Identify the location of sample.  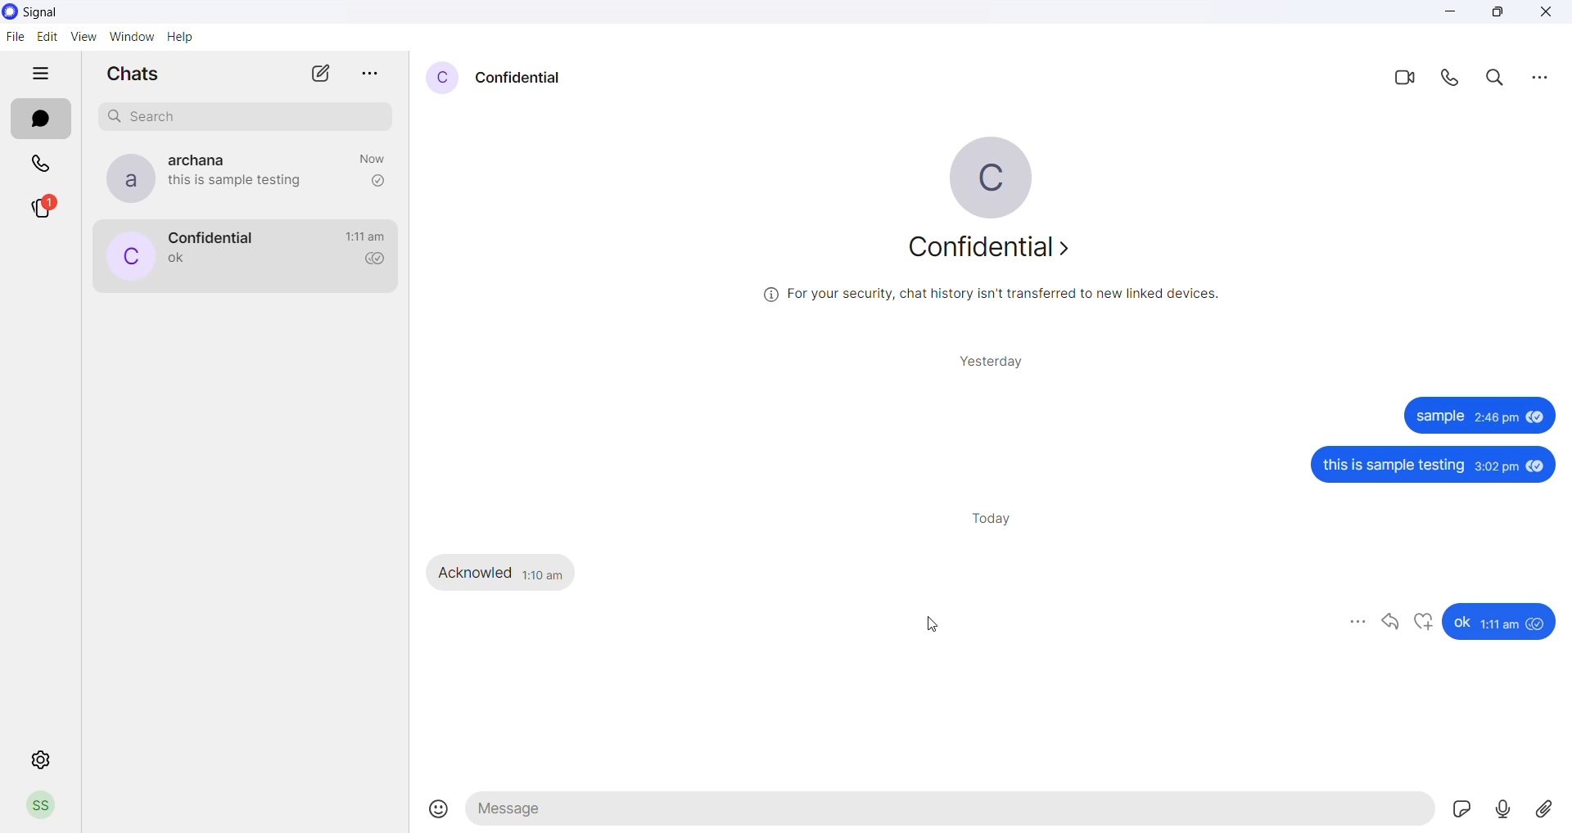
(1438, 417).